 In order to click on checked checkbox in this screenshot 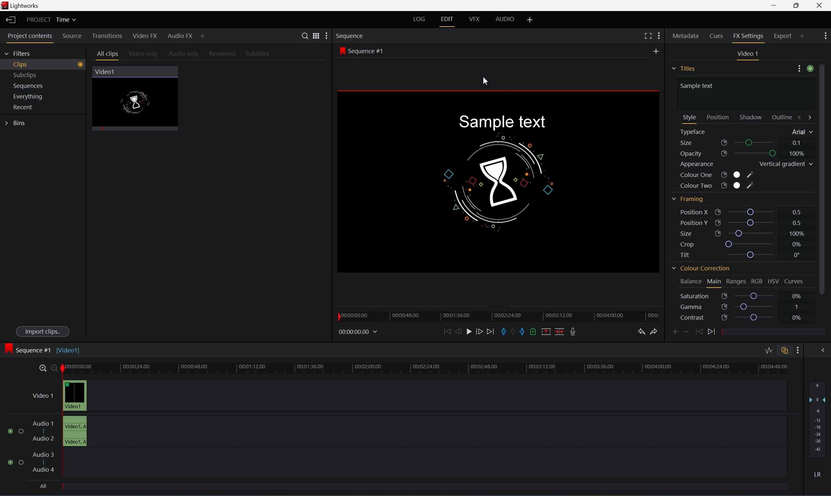, I will do `click(12, 431)`.